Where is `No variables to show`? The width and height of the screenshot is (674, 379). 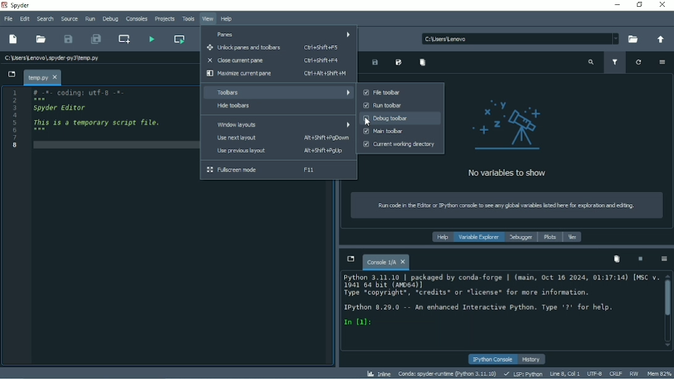 No variables to show is located at coordinates (506, 138).